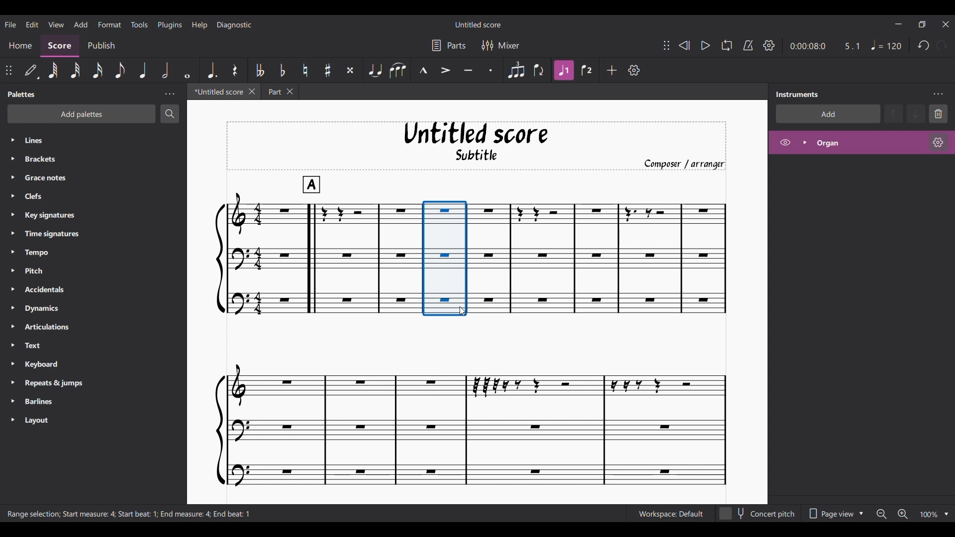 The image size is (955, 537). What do you see at coordinates (109, 24) in the screenshot?
I see `Format menu` at bounding box center [109, 24].